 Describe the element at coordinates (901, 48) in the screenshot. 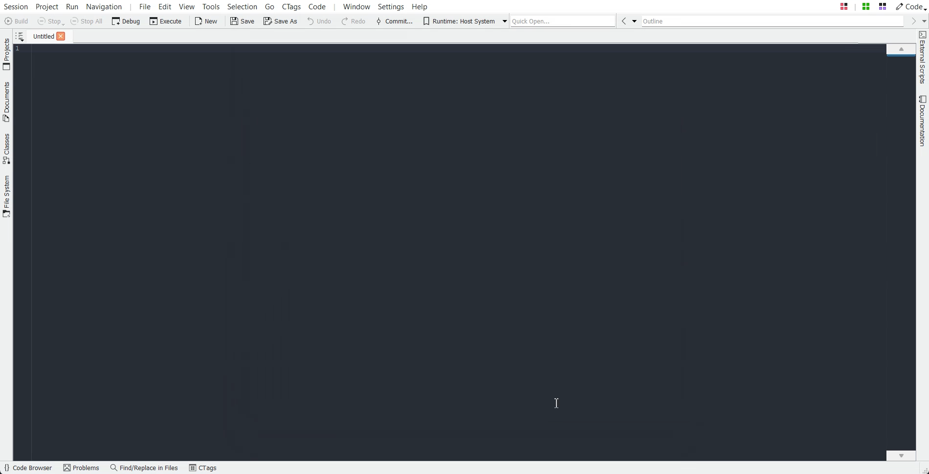

I see `Scroll up` at that location.